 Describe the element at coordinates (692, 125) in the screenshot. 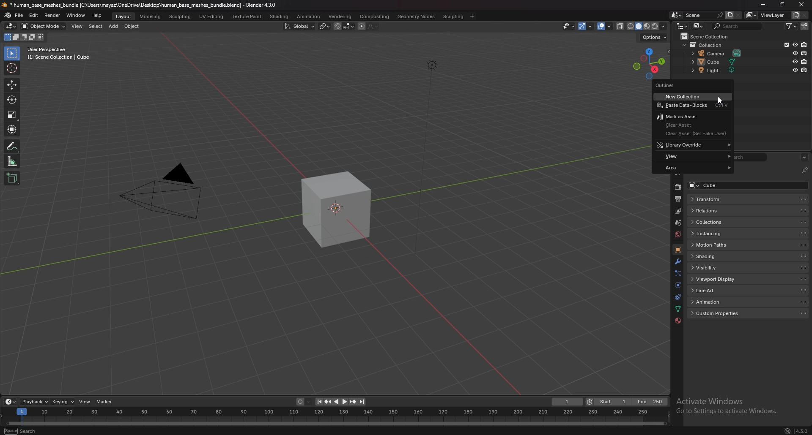

I see `clear asset` at that location.